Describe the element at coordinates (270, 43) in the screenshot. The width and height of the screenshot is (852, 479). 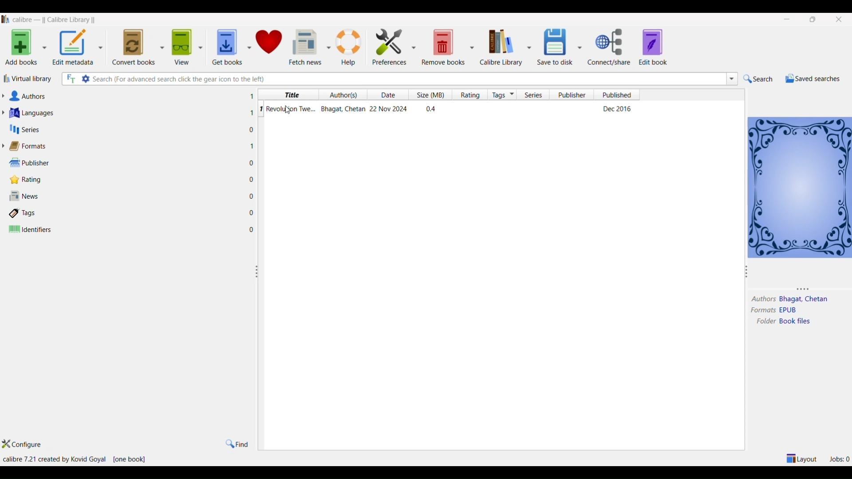
I see `donate to calibre` at that location.